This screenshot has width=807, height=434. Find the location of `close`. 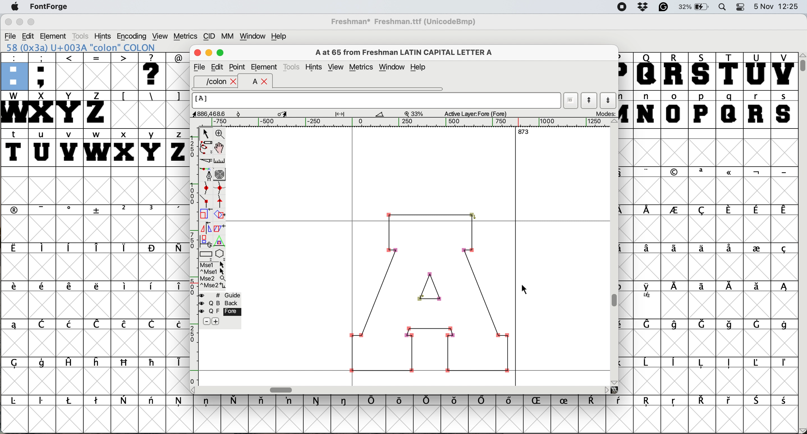

close is located at coordinates (265, 82).